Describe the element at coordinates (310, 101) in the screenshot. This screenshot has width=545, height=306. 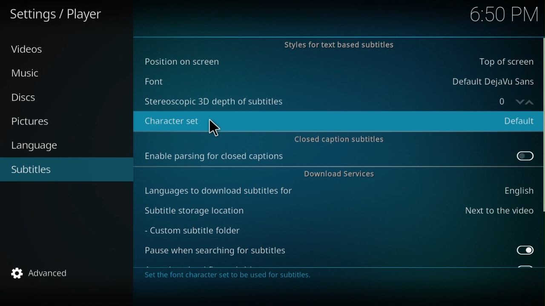
I see `Stereoscopic 3D depth of subtiles` at that location.